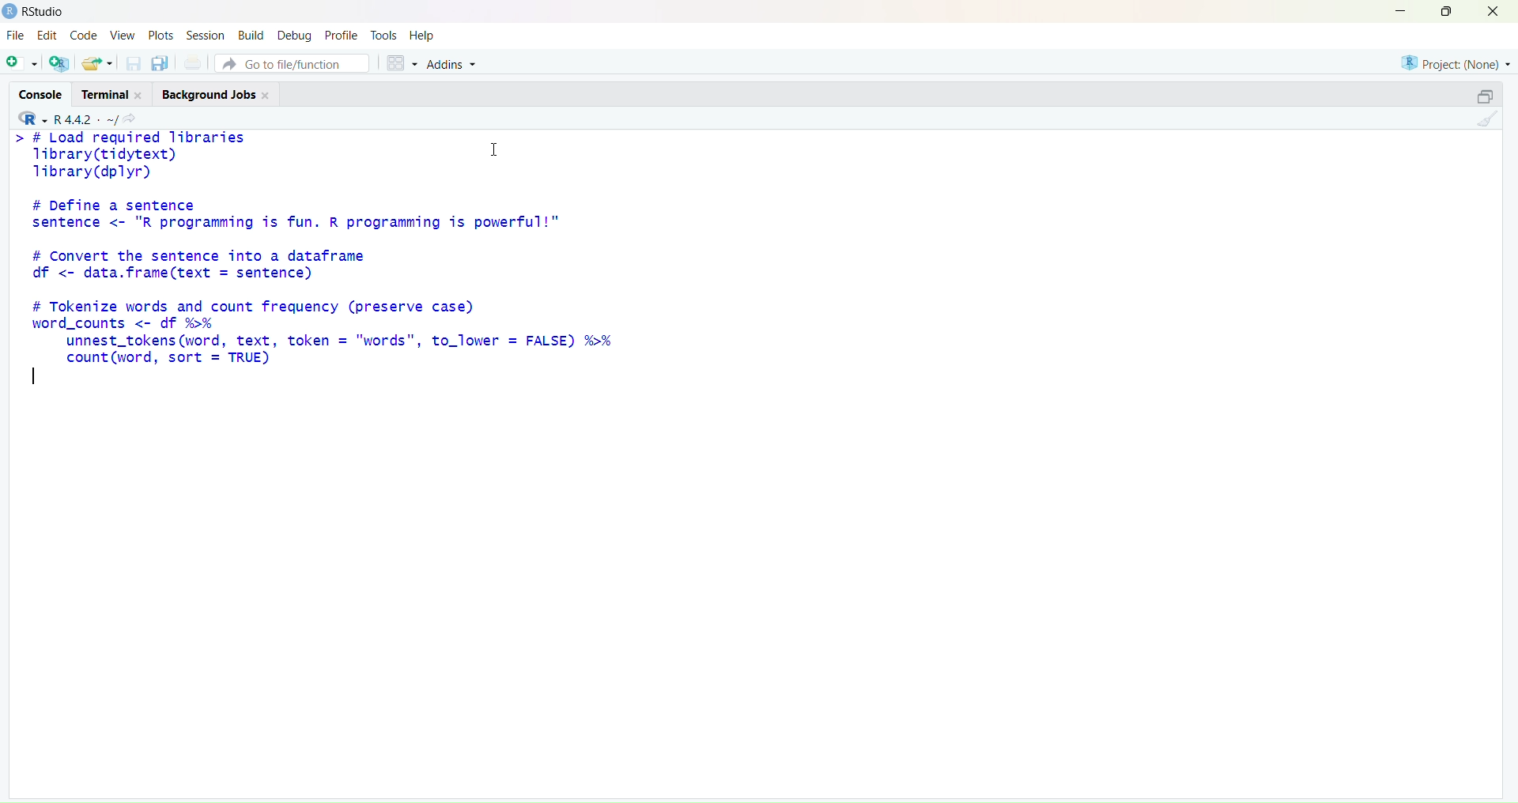 The height and width of the screenshot is (803, 1518). What do you see at coordinates (162, 35) in the screenshot?
I see `plots` at bounding box center [162, 35].